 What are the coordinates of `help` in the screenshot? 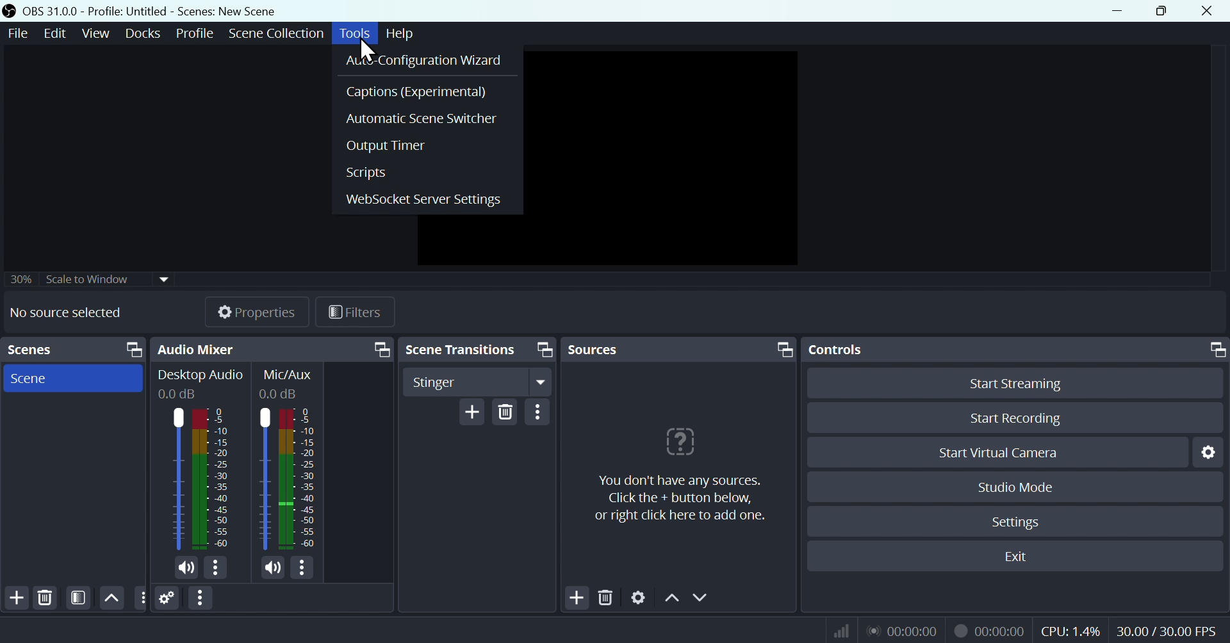 It's located at (402, 31).